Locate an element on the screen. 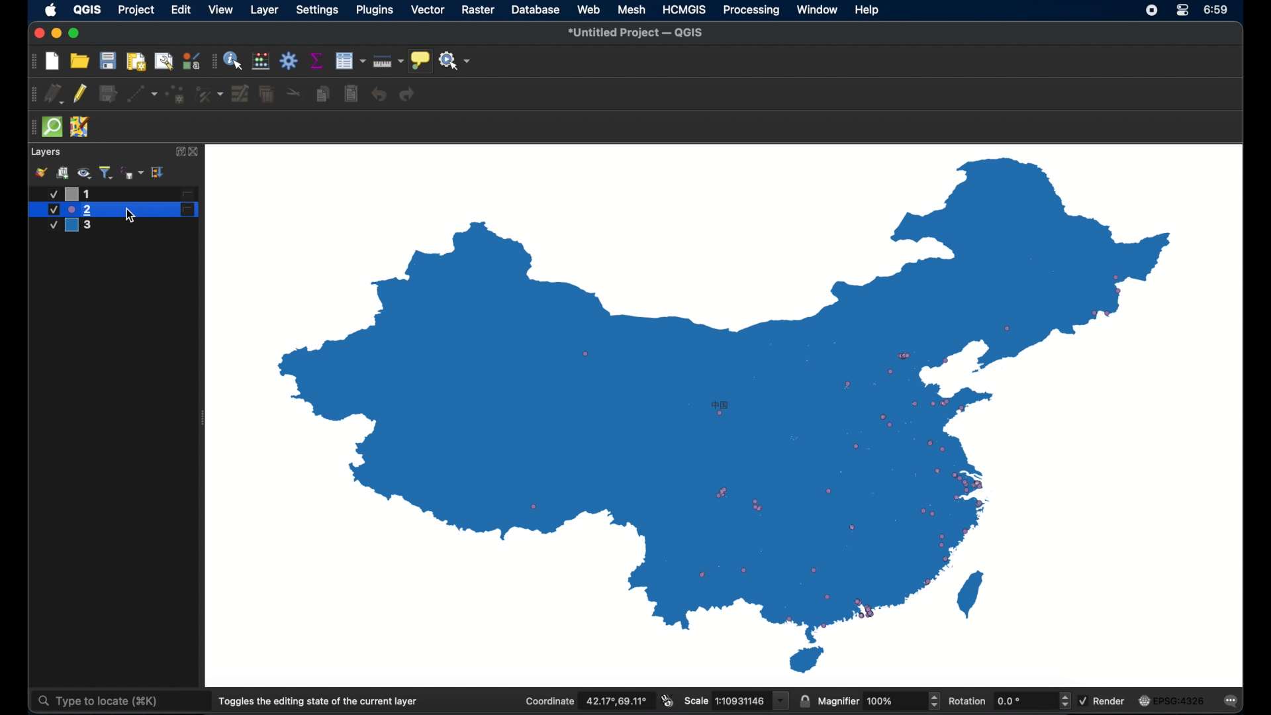 The image size is (1271, 715). quick osm is located at coordinates (53, 127).